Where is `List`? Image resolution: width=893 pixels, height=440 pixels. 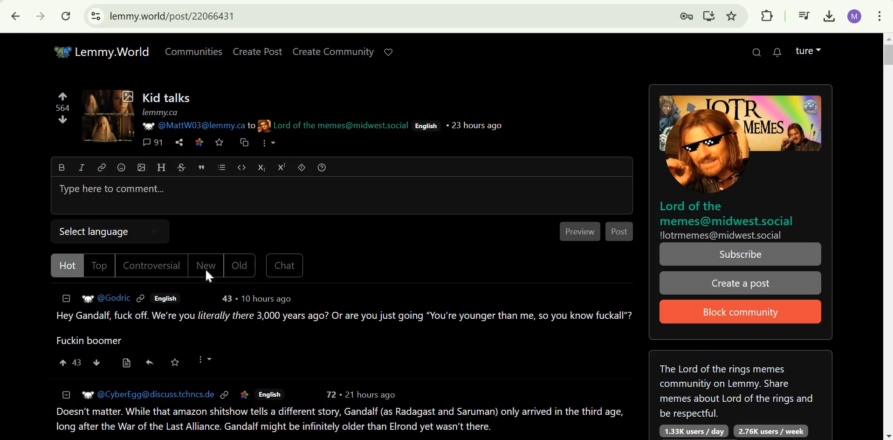 List is located at coordinates (220, 167).